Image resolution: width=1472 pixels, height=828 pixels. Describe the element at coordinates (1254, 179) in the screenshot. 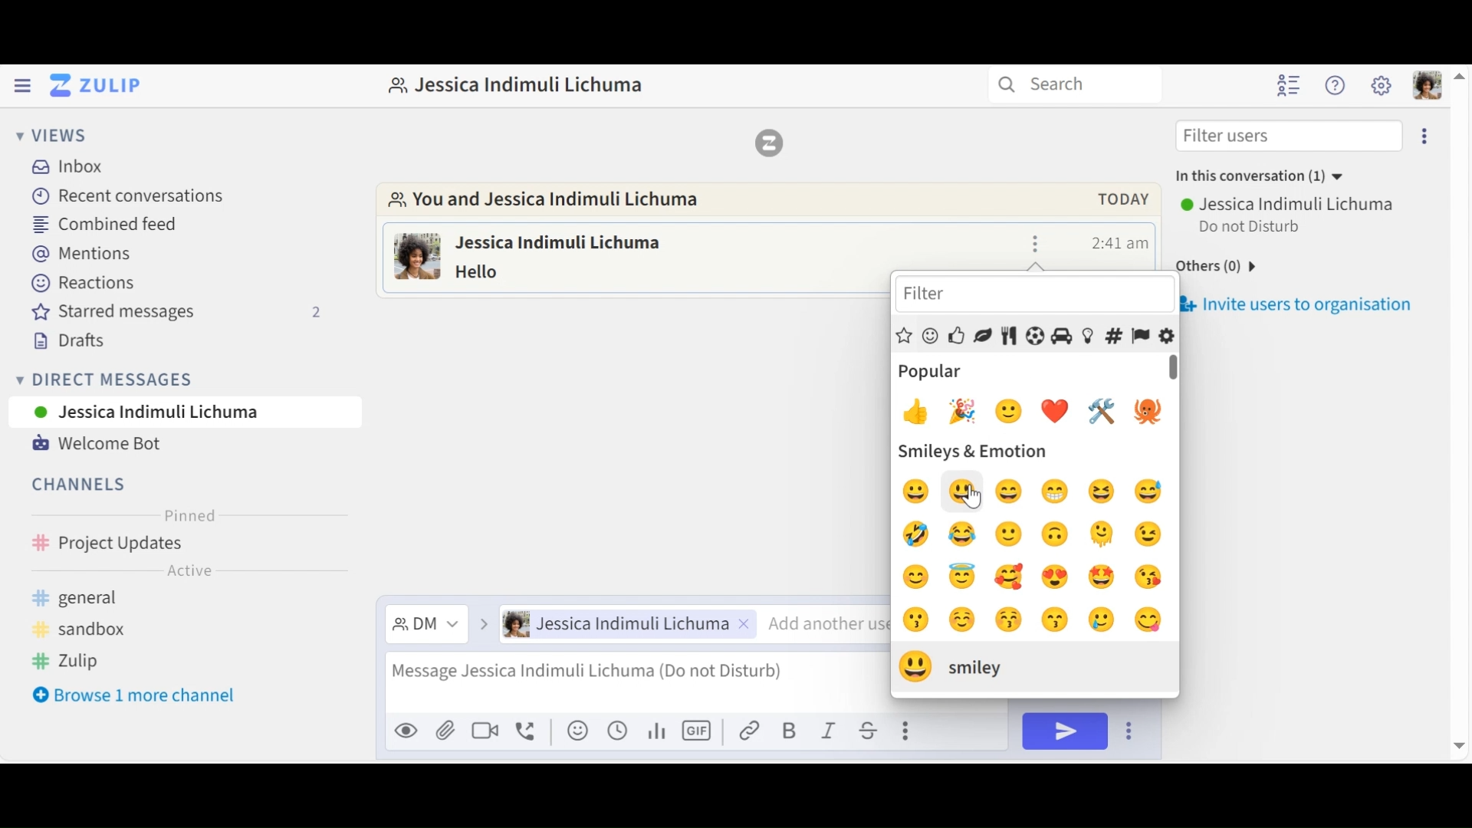

I see `in this conversation` at that location.